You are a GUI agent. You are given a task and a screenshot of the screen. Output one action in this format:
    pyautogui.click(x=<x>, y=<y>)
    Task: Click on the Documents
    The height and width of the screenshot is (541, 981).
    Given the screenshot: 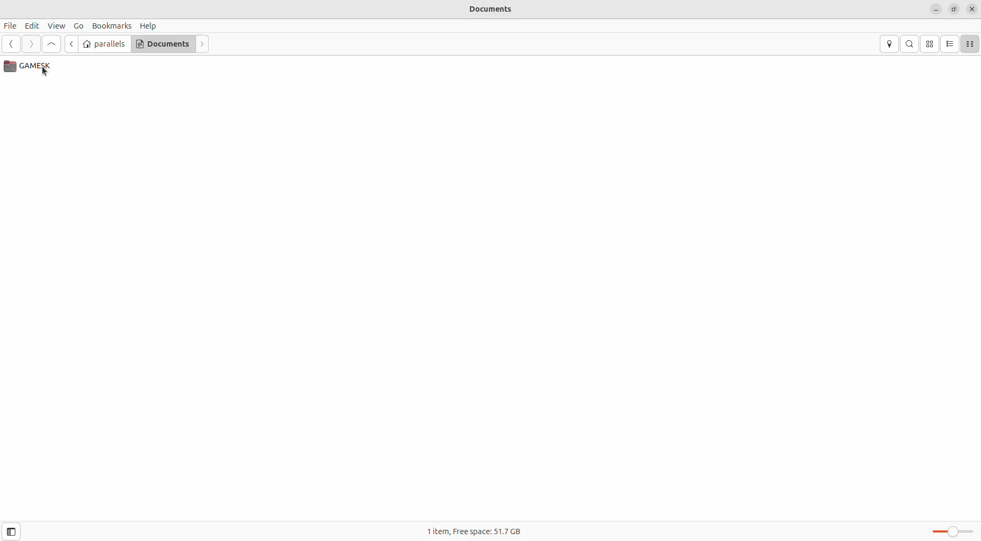 What is the action you would take?
    pyautogui.click(x=488, y=8)
    